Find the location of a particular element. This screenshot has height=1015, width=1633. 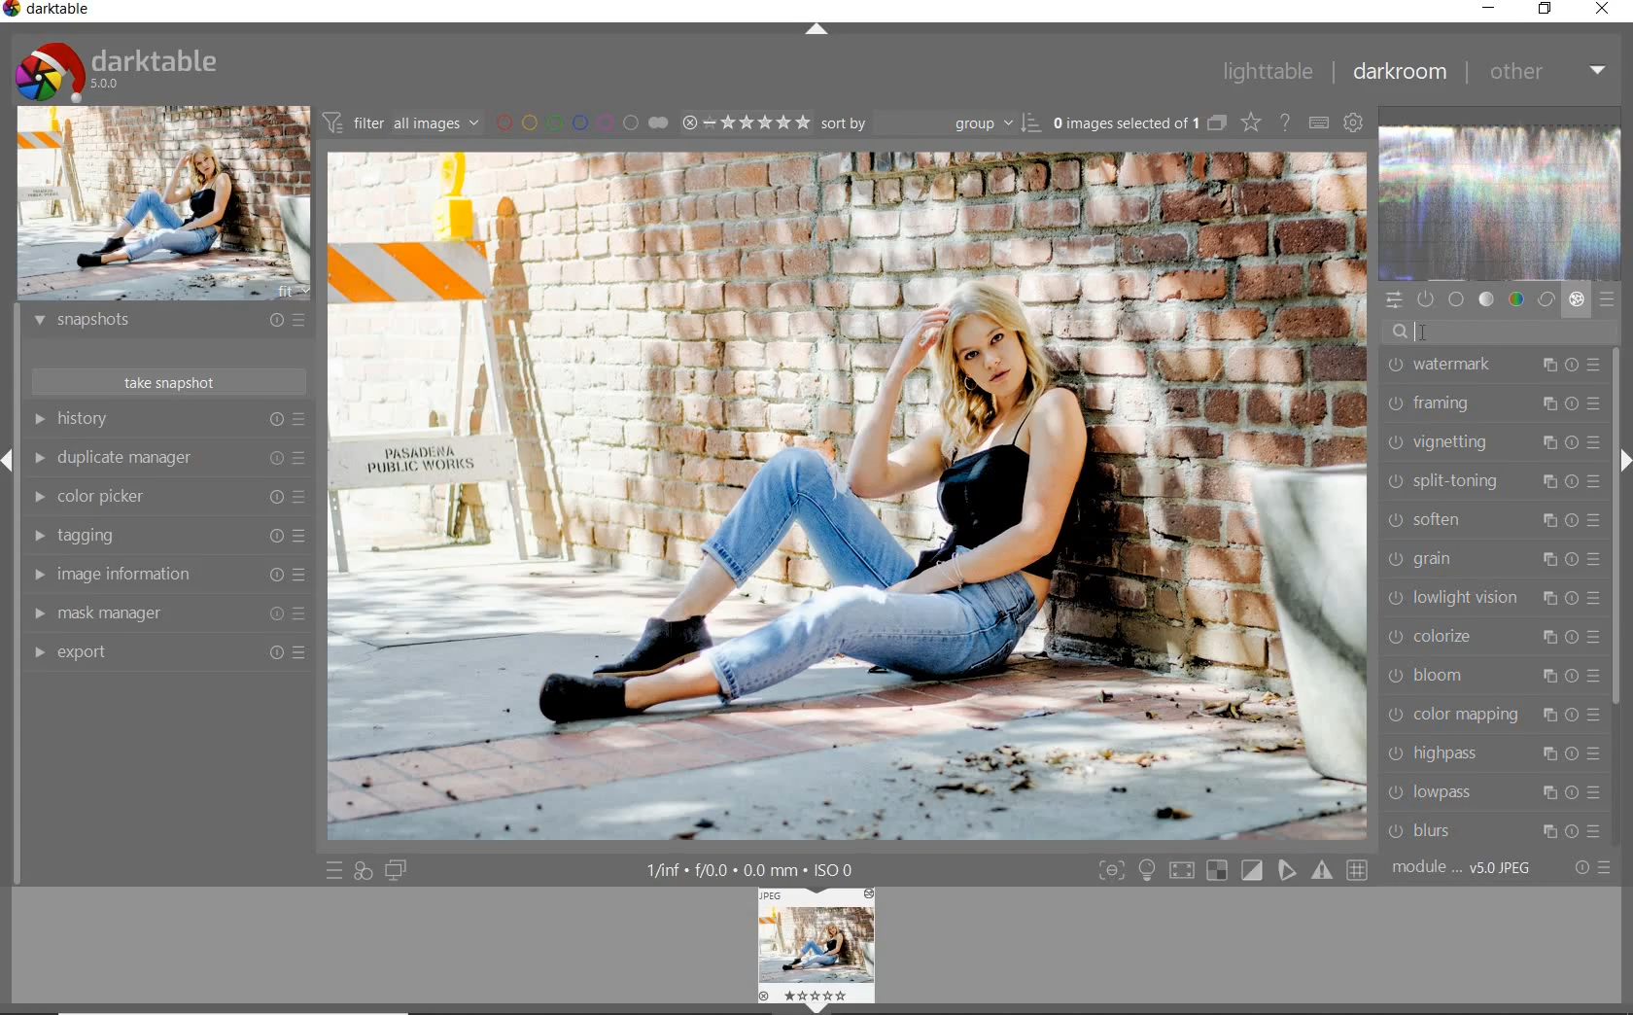

minimize is located at coordinates (1490, 8).